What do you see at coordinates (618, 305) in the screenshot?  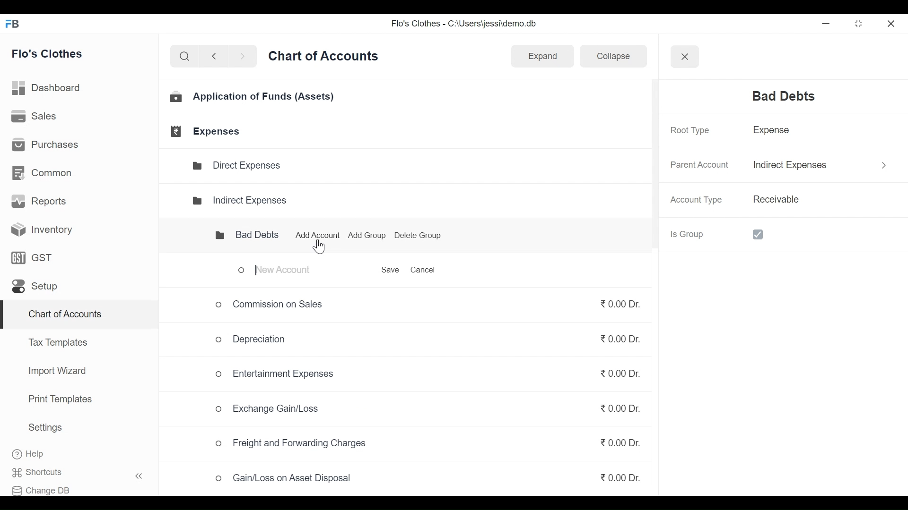 I see `₹0.00 Dr.` at bounding box center [618, 305].